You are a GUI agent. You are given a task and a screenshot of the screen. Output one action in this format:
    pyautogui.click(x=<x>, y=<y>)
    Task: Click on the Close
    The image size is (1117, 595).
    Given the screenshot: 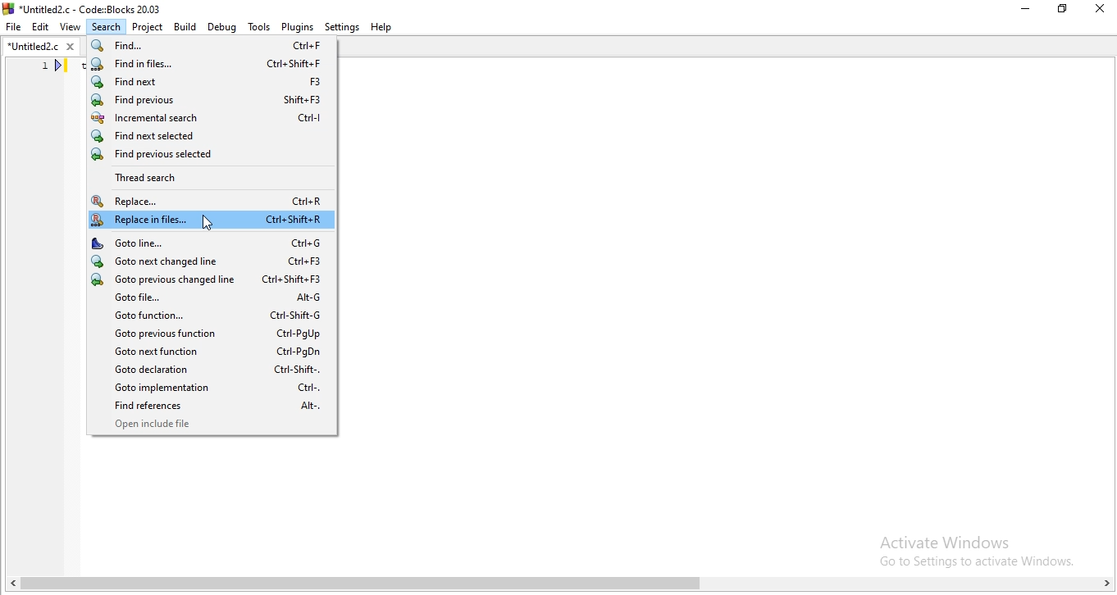 What is the action you would take?
    pyautogui.click(x=1101, y=10)
    